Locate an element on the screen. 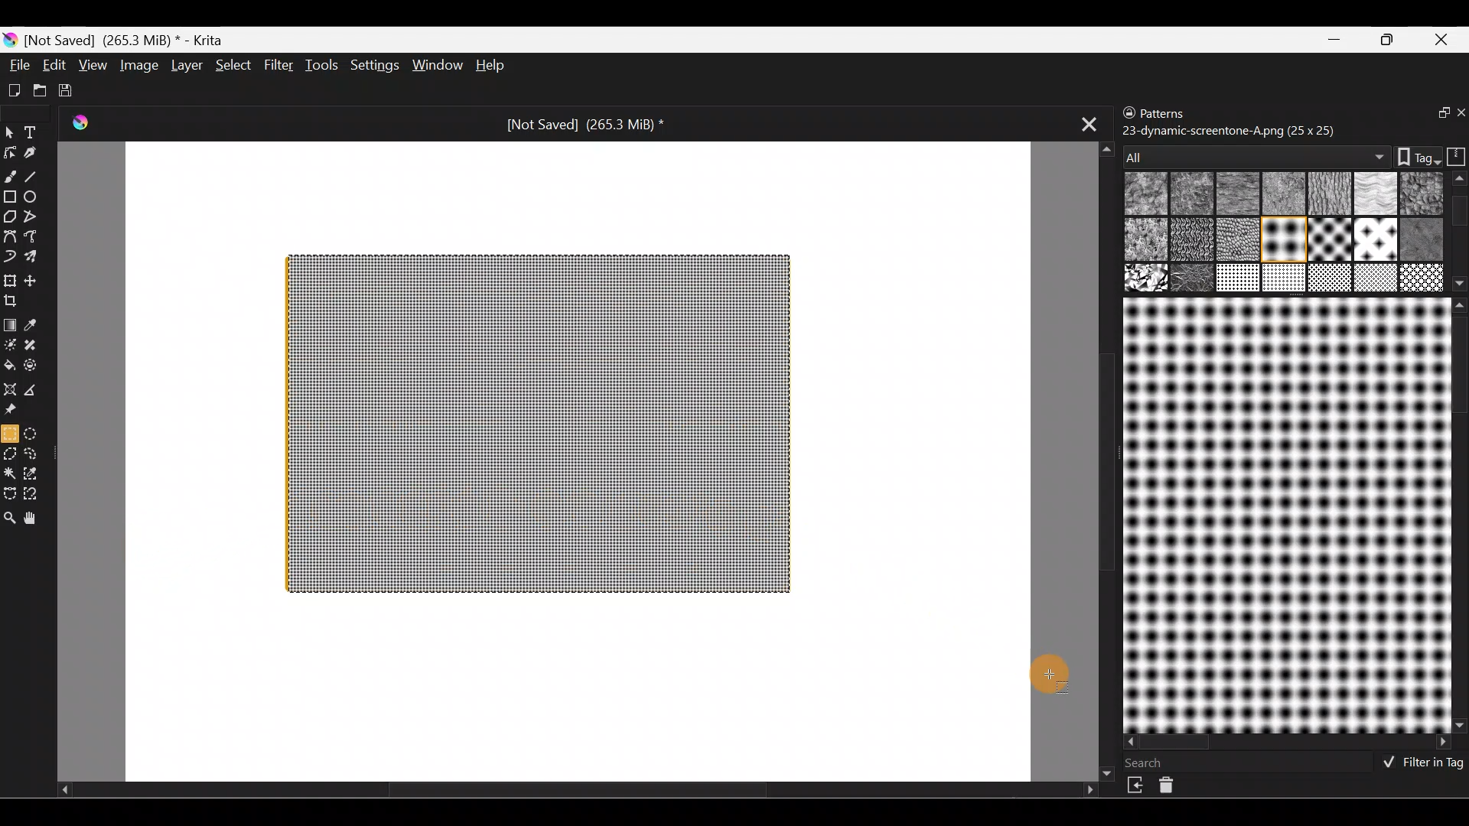 The image size is (1469, 826). Freehand selection tool is located at coordinates (36, 454).